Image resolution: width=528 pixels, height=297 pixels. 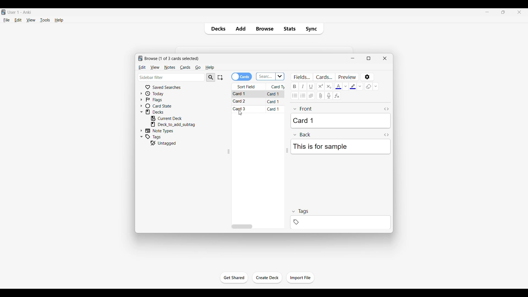 What do you see at coordinates (240, 113) in the screenshot?
I see `cursor` at bounding box center [240, 113].